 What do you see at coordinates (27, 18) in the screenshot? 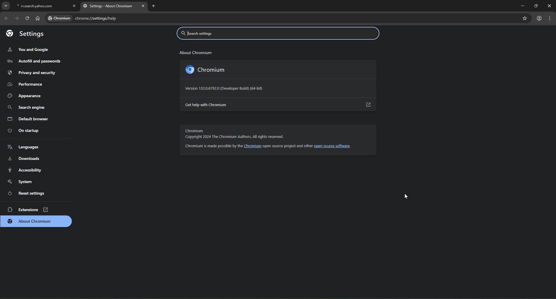
I see `Stop Reload` at bounding box center [27, 18].